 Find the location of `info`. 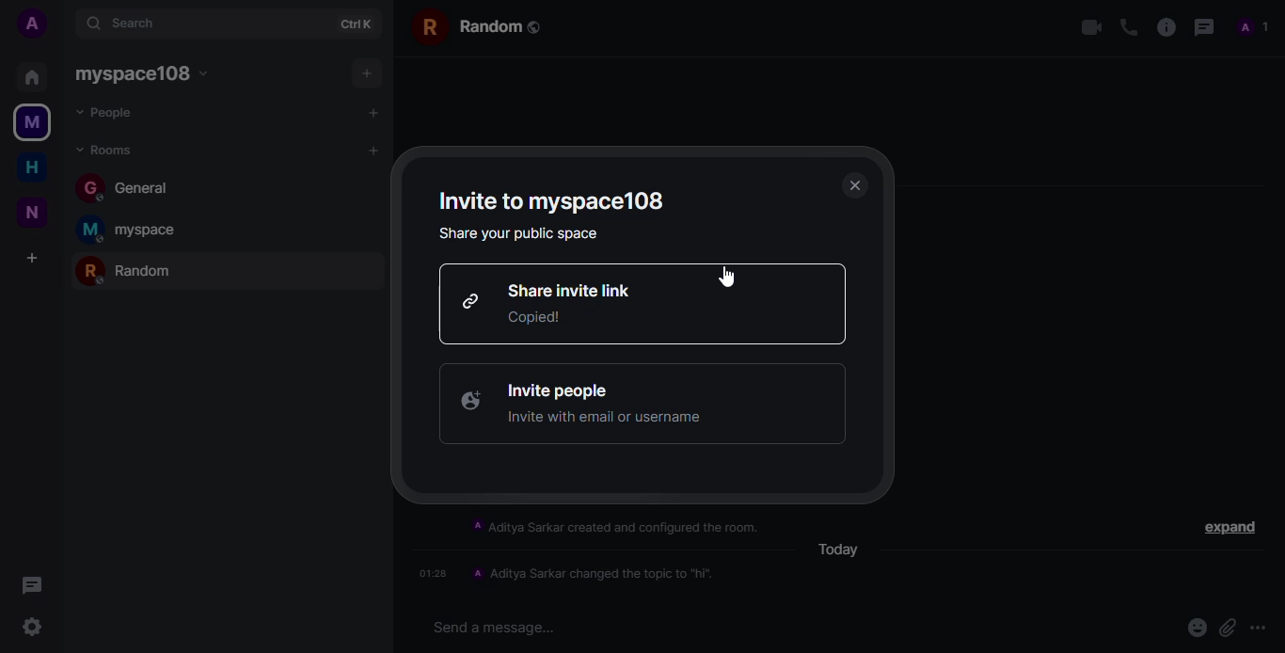

info is located at coordinates (1165, 28).